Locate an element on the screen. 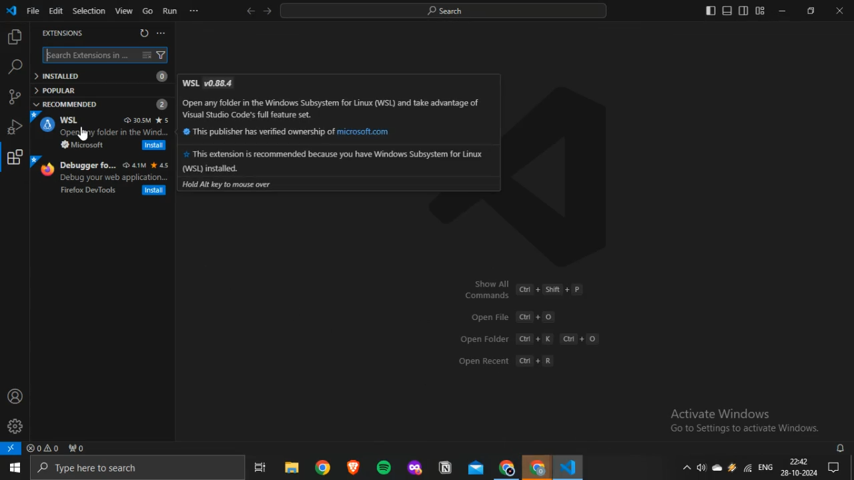 Image resolution: width=854 pixels, height=480 pixels. Debug your web application... is located at coordinates (115, 177).